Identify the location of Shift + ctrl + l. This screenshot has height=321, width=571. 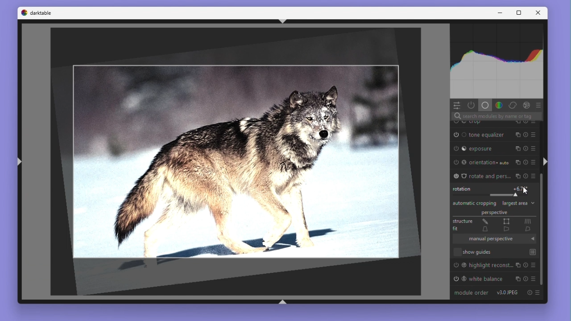
(17, 162).